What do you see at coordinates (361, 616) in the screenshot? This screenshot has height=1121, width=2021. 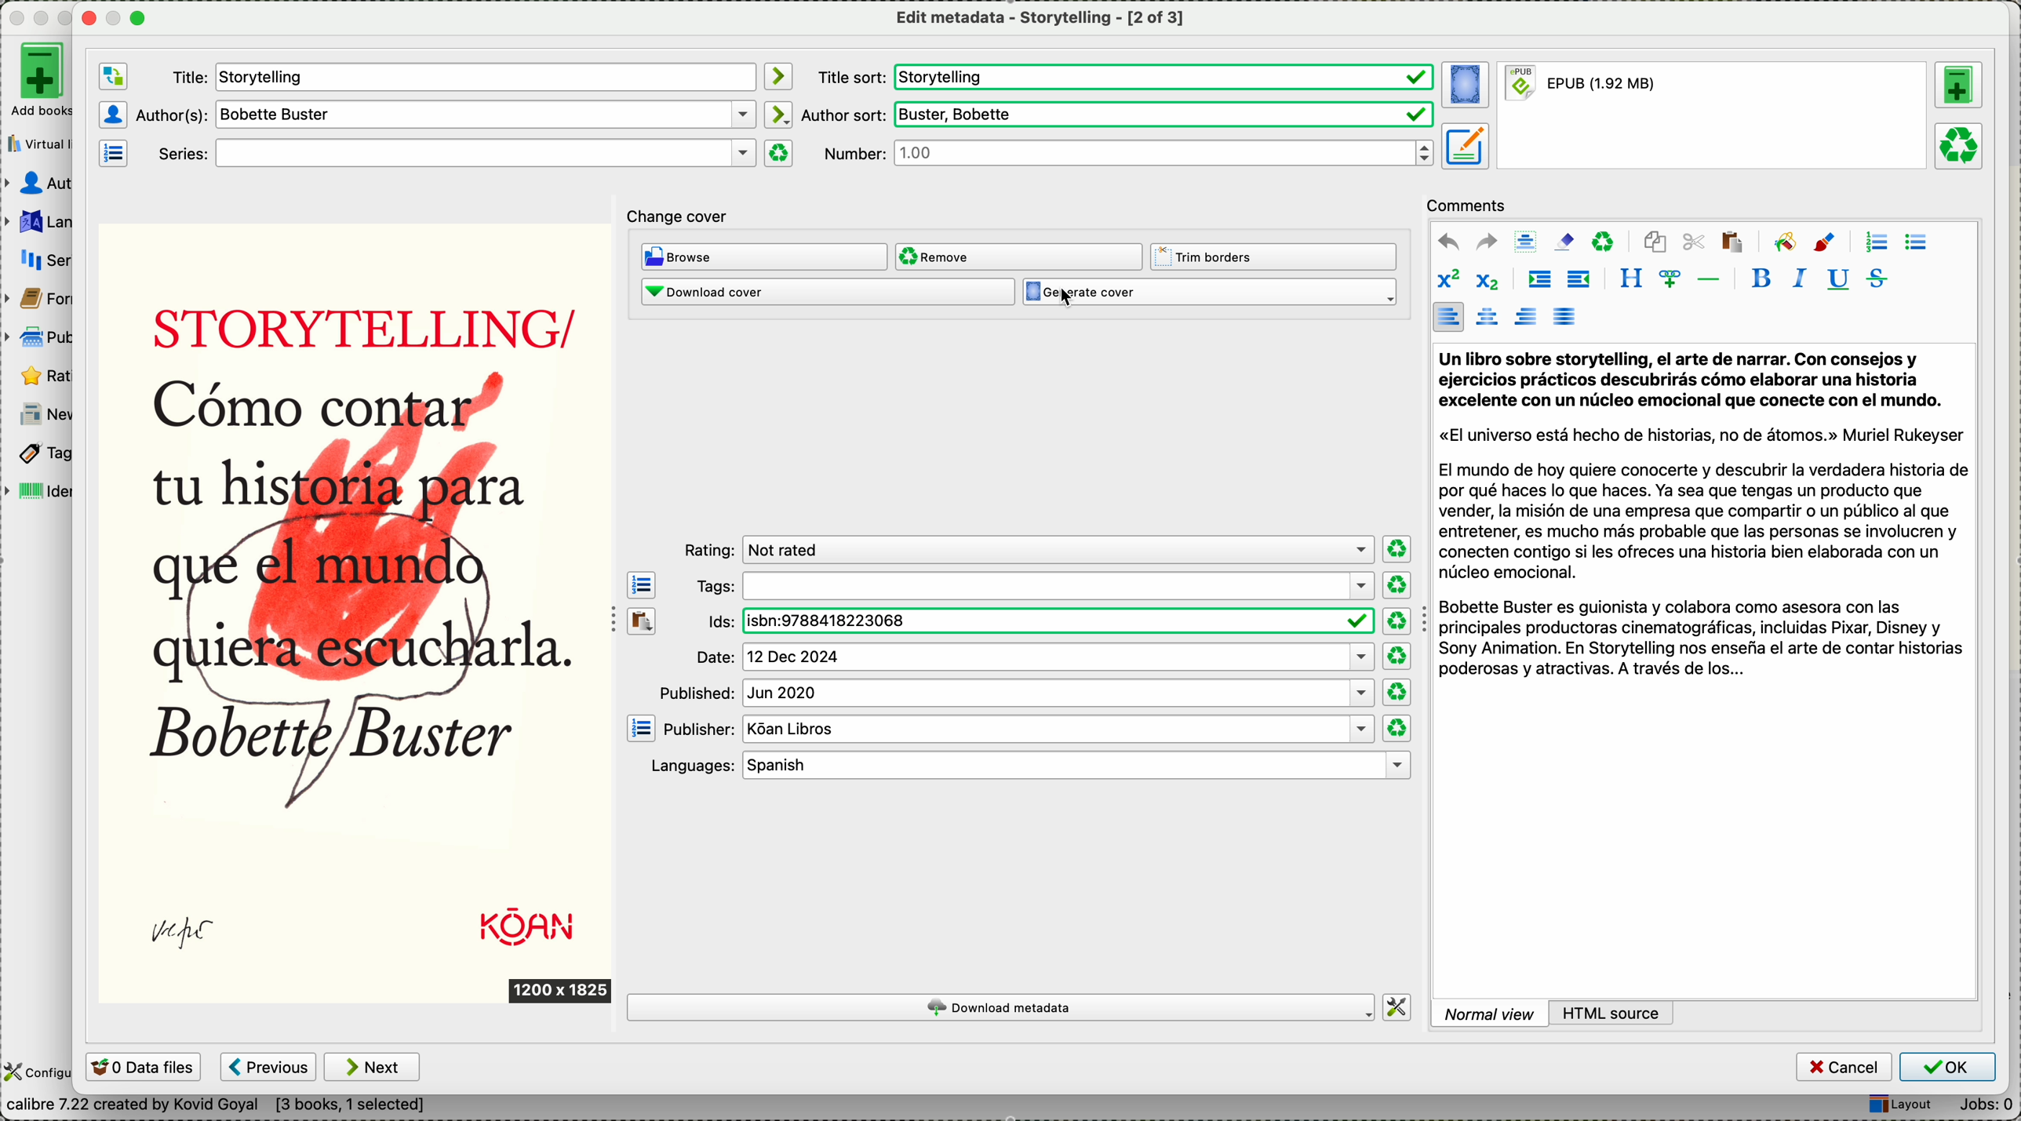 I see `cover book preview` at bounding box center [361, 616].